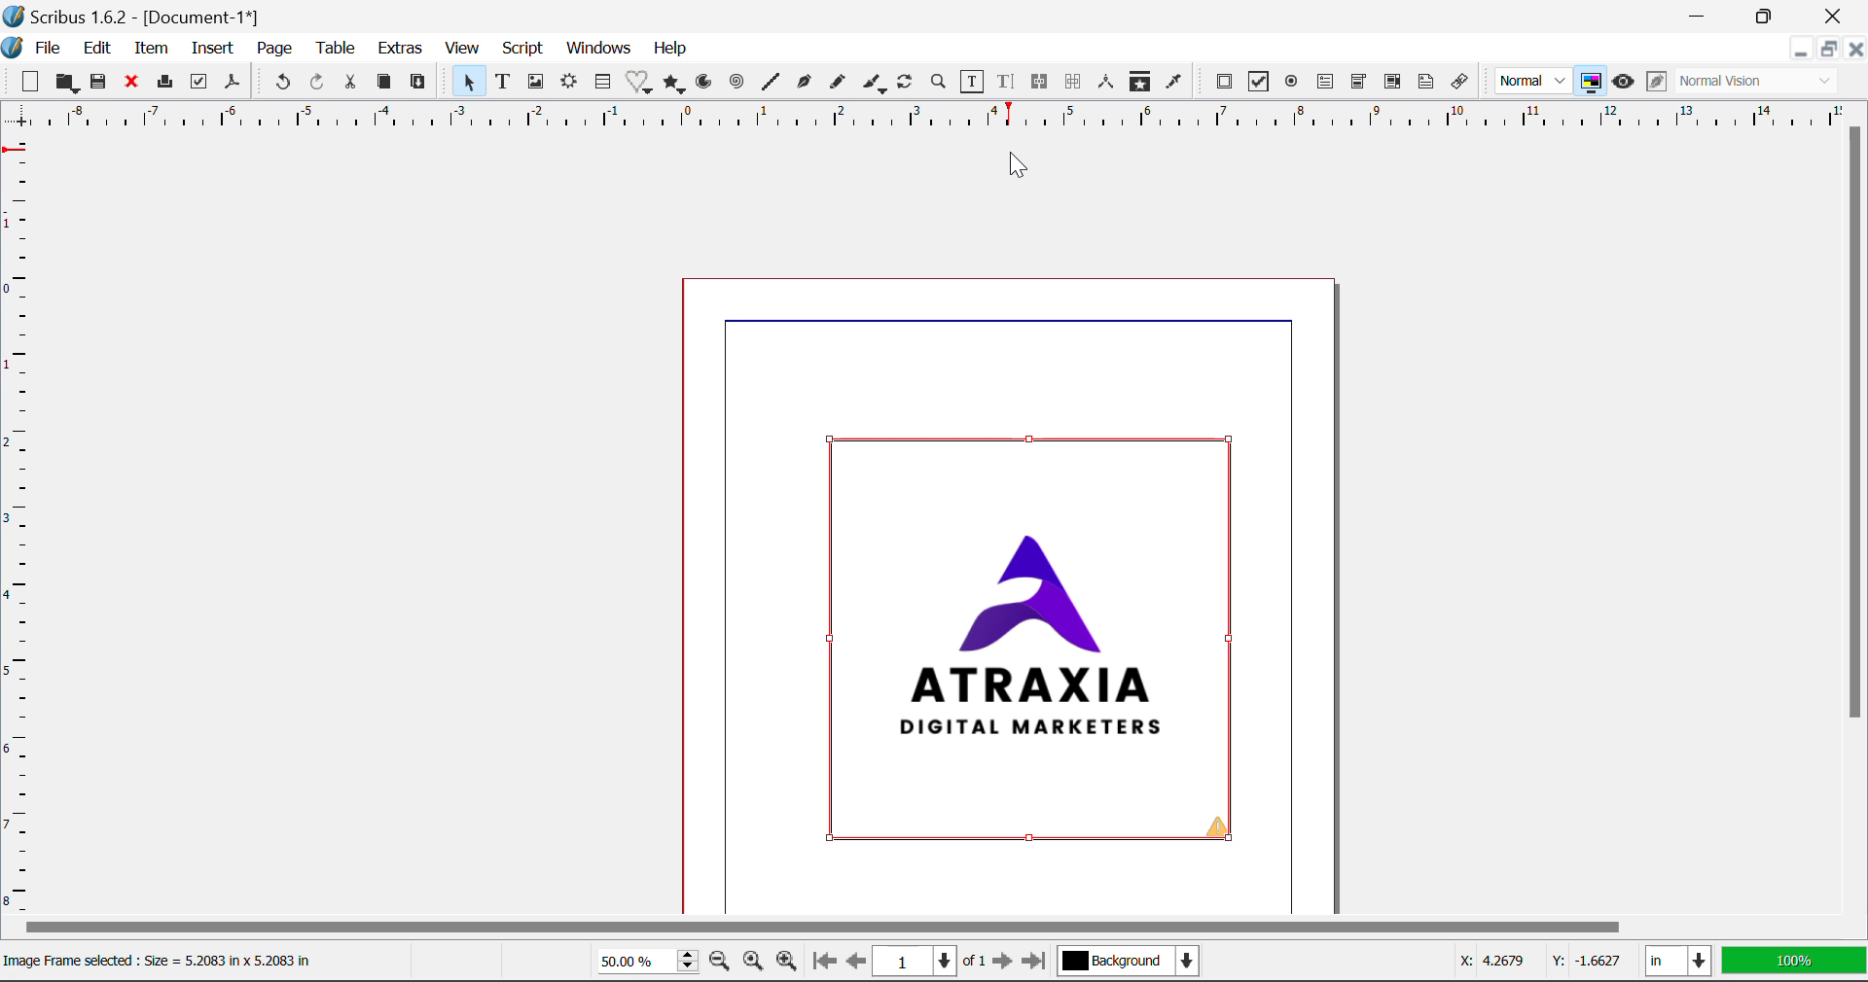 This screenshot has width=1868, height=982. Describe the element at coordinates (770, 84) in the screenshot. I see `Line` at that location.